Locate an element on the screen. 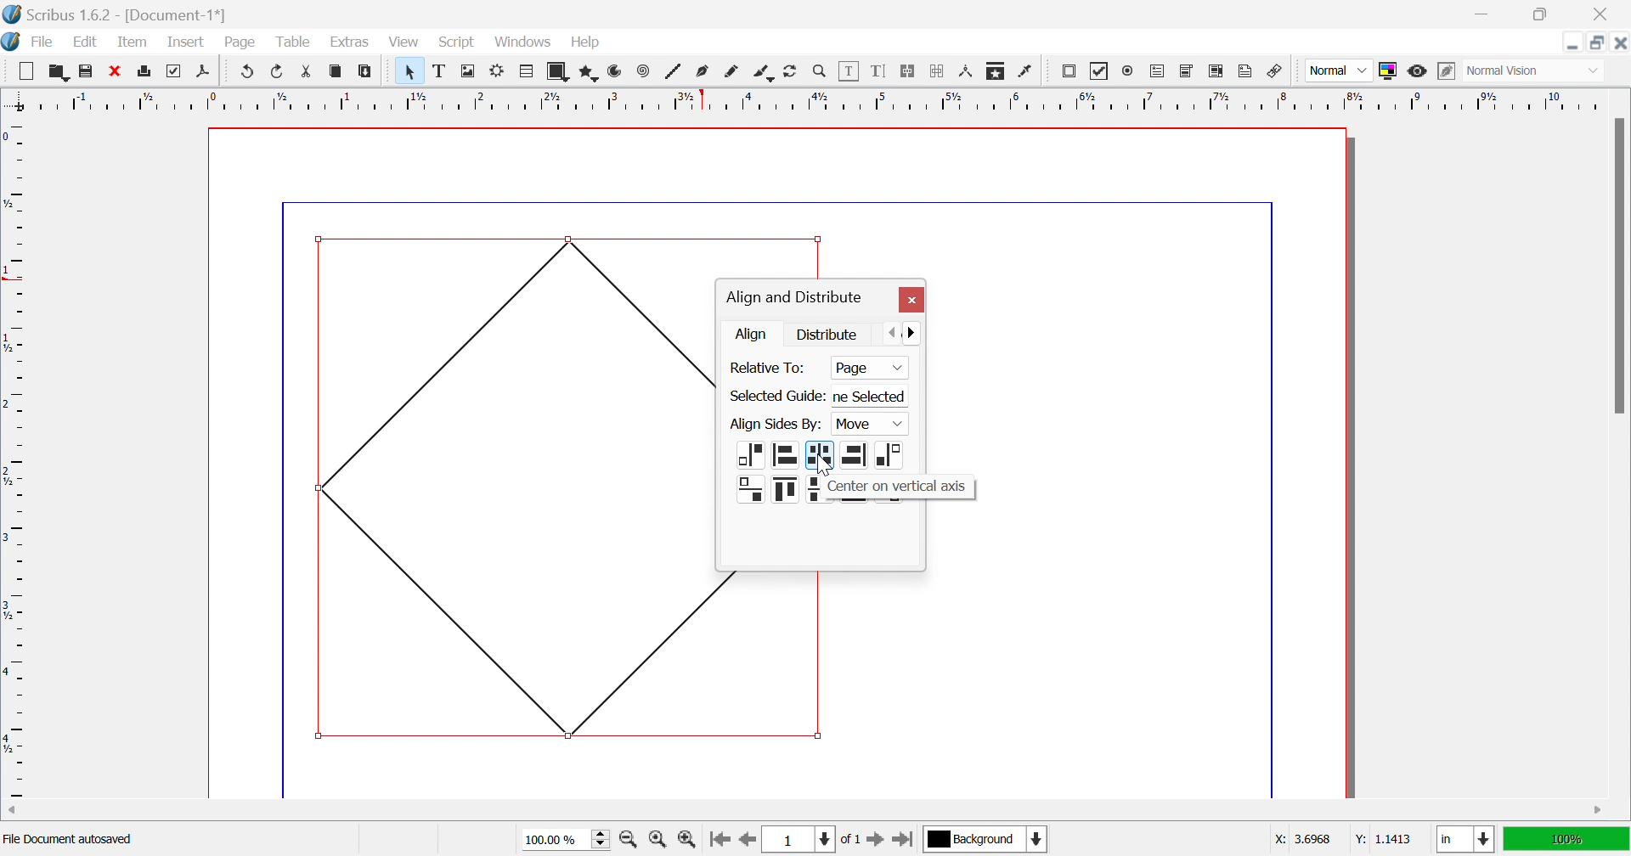 Image resolution: width=1631 pixels, height=856 pixels. Measurements is located at coordinates (968, 72).